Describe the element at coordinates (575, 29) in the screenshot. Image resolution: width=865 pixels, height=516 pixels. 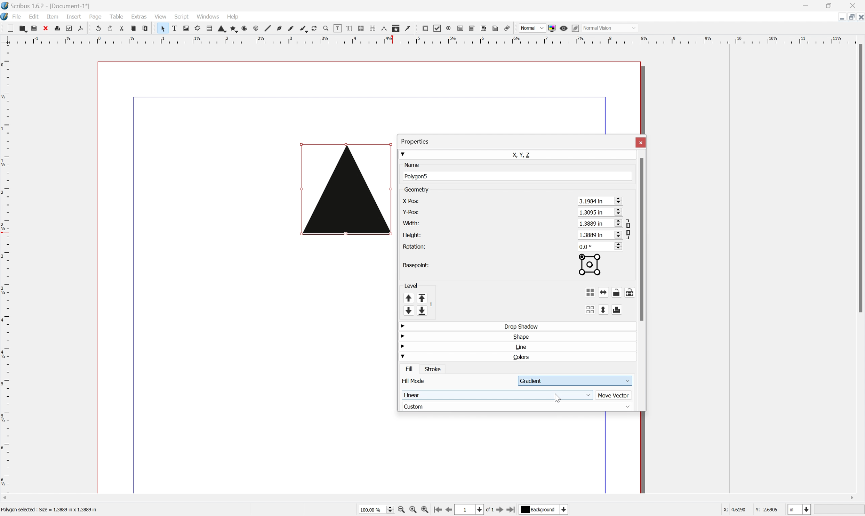
I see `Edit in preview mode` at that location.